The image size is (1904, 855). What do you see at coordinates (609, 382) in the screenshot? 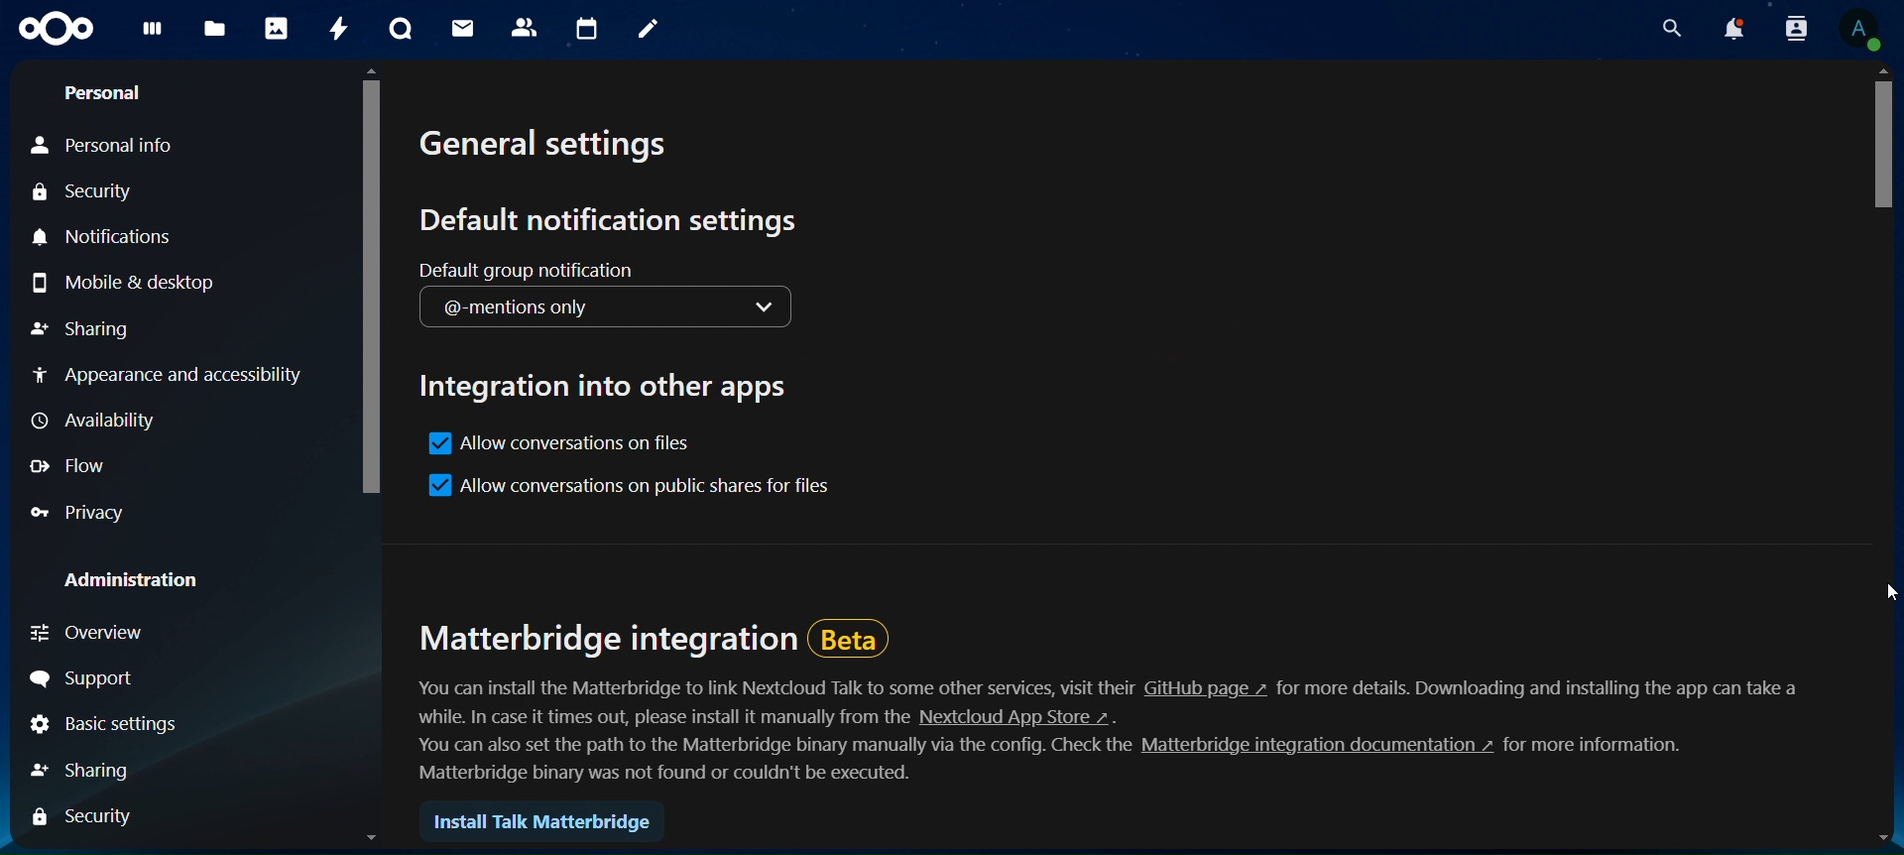
I see `integration into other apps` at bounding box center [609, 382].